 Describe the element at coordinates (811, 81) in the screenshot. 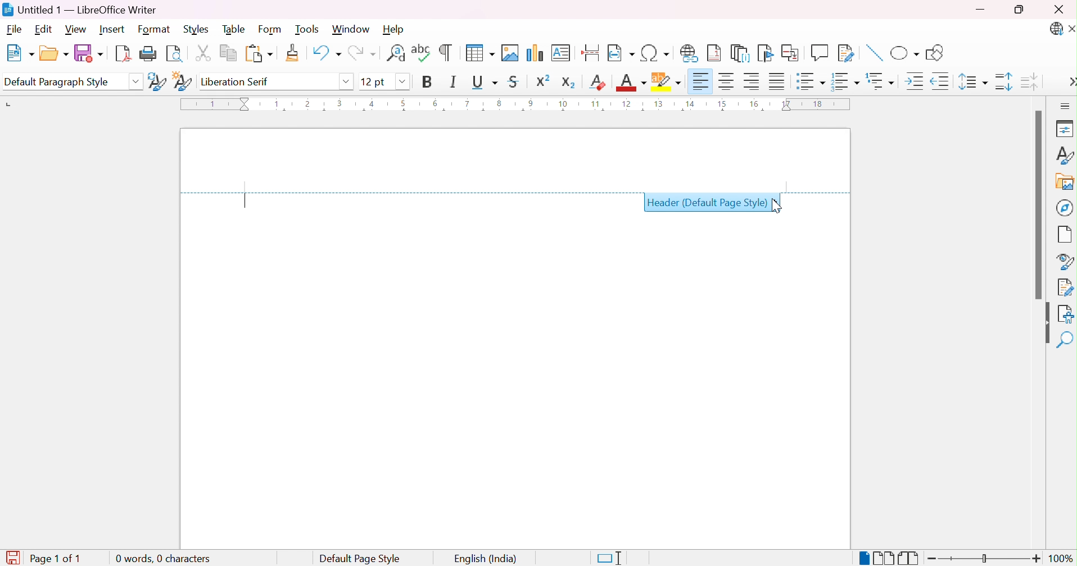

I see `Toggle unordered list` at that location.